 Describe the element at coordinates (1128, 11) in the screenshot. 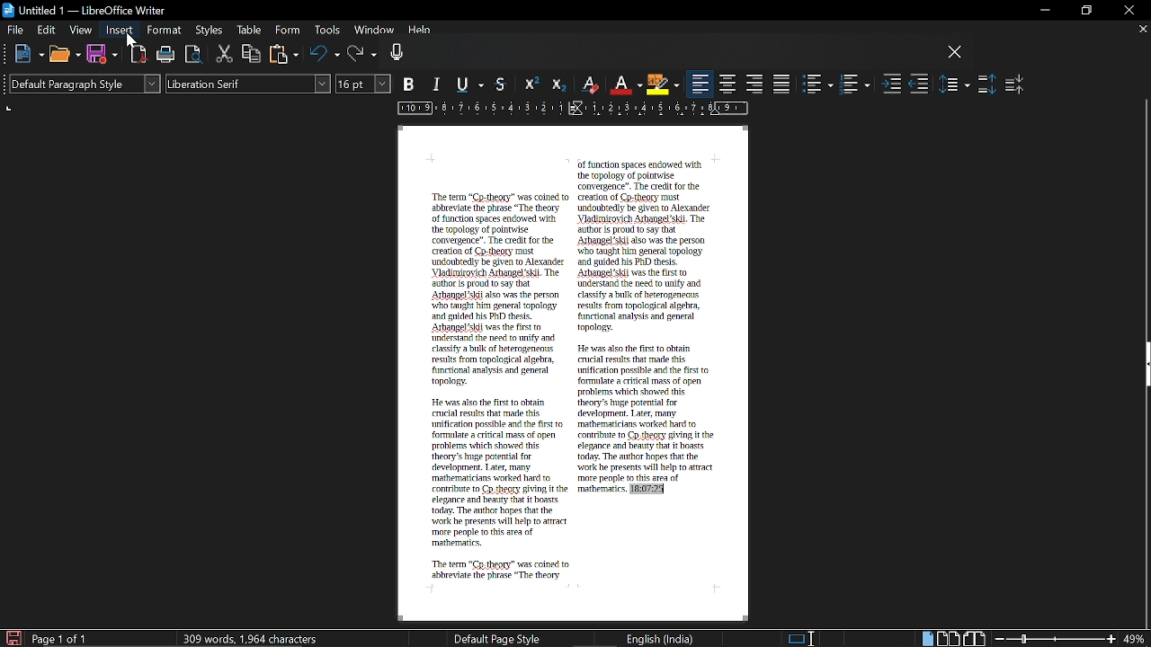

I see `Close` at that location.